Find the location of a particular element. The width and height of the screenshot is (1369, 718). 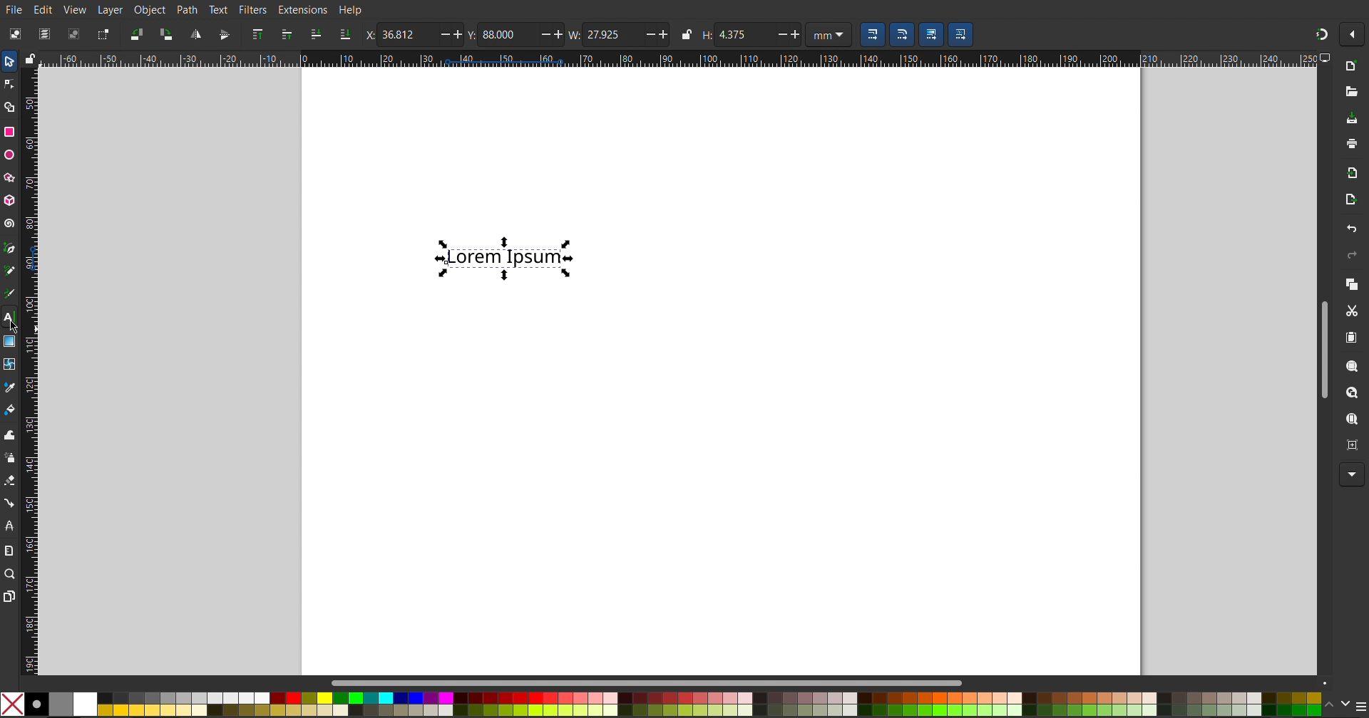

Zoom Drawing is located at coordinates (1348, 393).